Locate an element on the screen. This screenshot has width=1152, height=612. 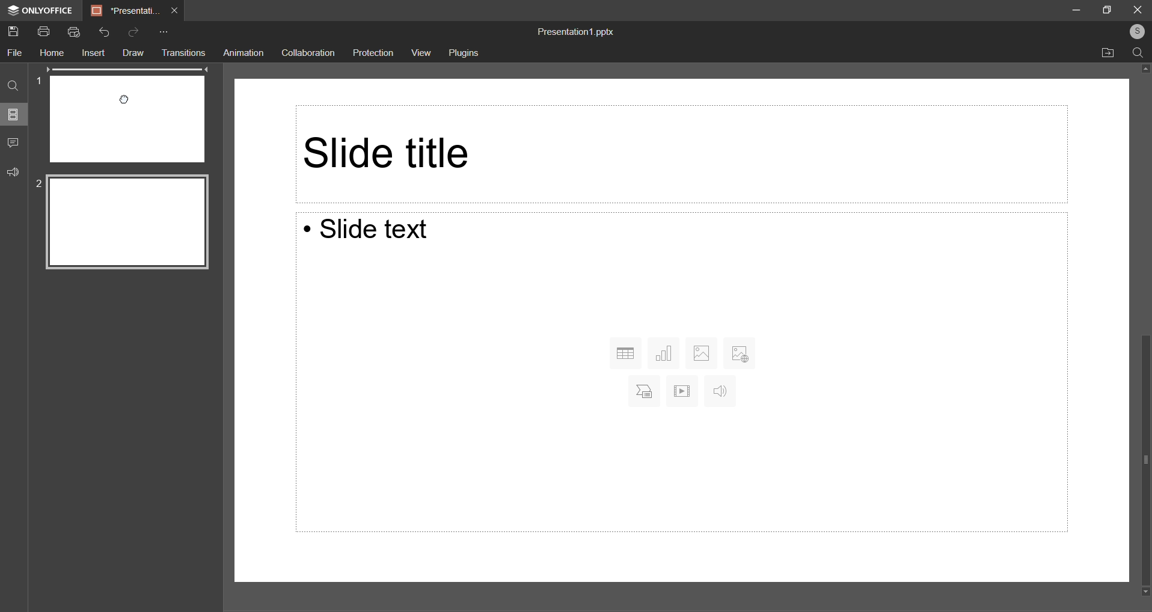
protection is located at coordinates (374, 53).